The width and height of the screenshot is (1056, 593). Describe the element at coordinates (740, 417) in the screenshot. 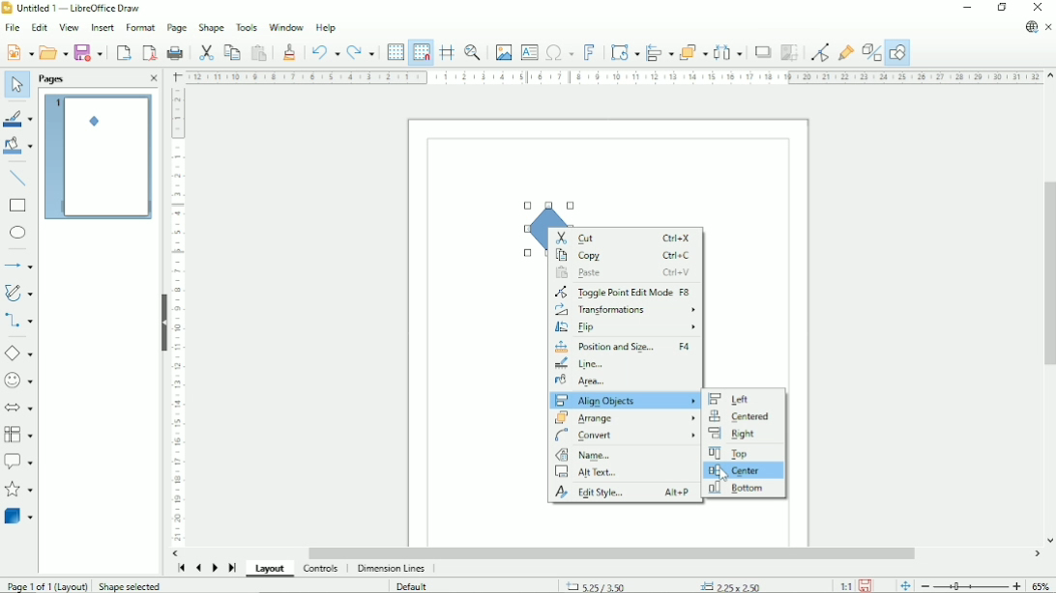

I see `Centered` at that location.